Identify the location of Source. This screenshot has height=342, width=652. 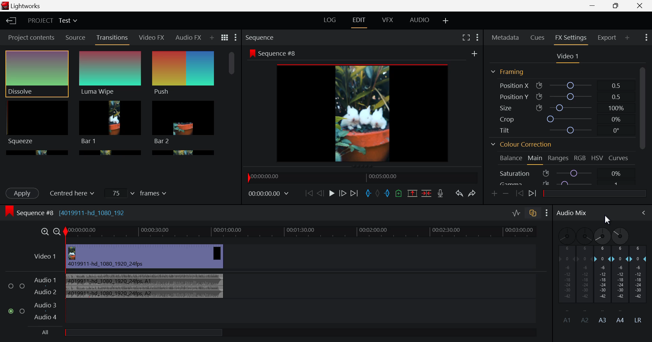
(76, 37).